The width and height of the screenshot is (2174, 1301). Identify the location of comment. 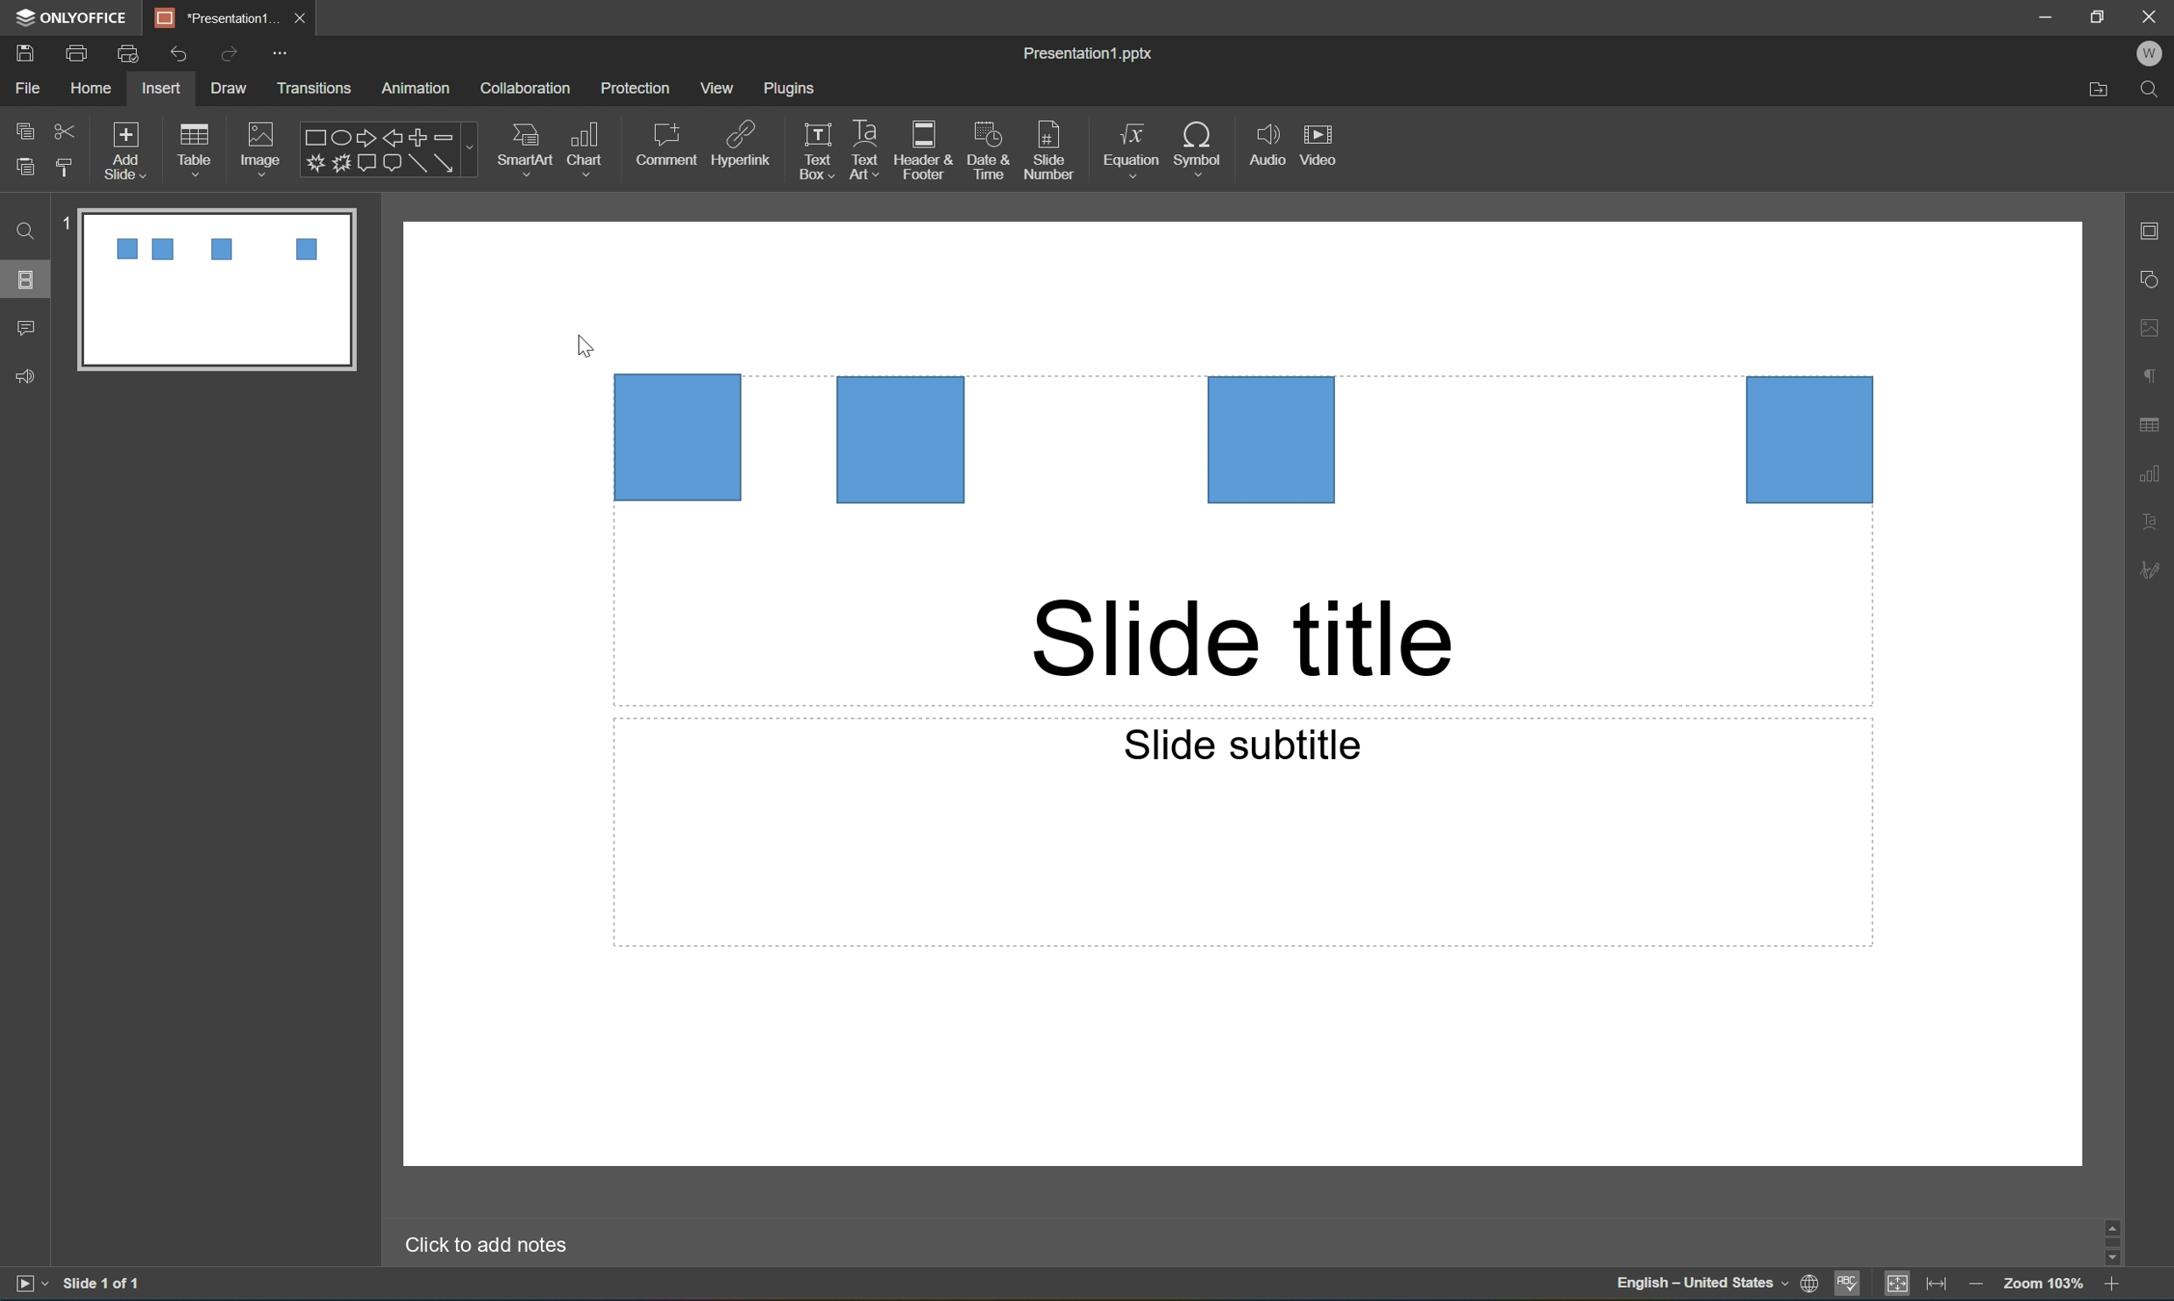
(666, 144).